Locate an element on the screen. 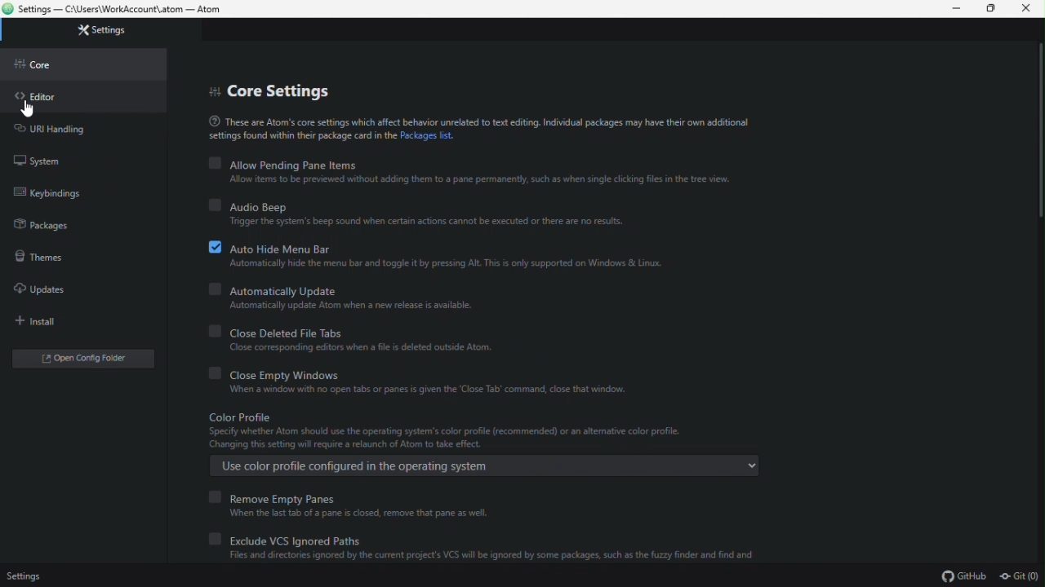 This screenshot has width=1045, height=587. Minimize is located at coordinates (953, 11).